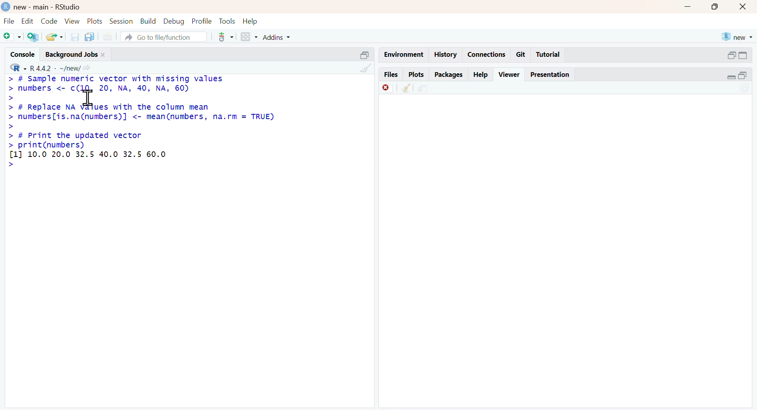 This screenshot has height=410, width=757. Describe the element at coordinates (550, 75) in the screenshot. I see `presentation` at that location.